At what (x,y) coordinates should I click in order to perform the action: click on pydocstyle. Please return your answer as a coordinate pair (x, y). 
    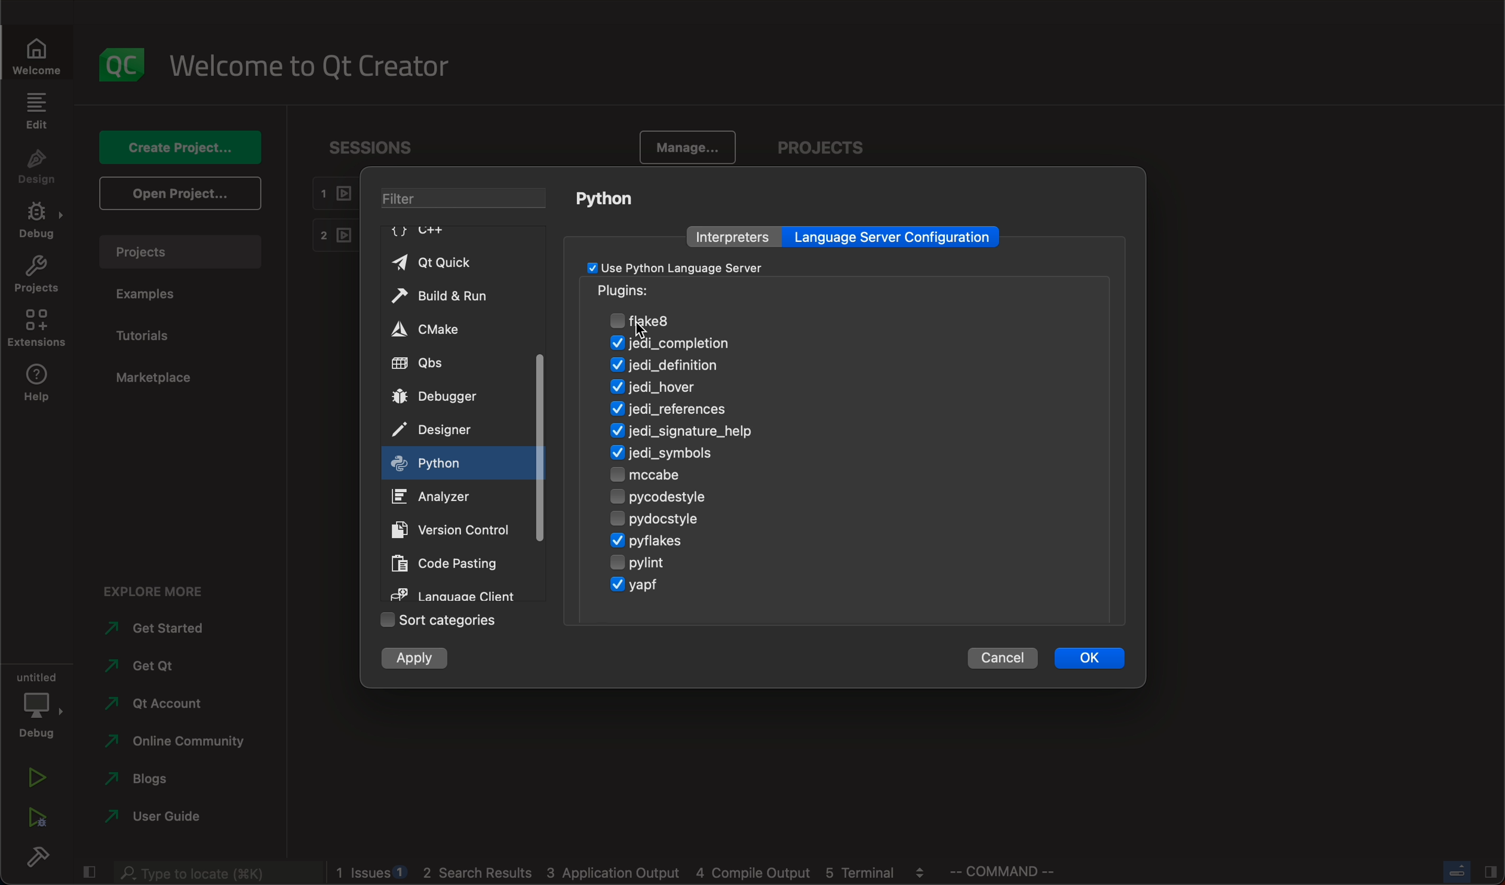
    Looking at the image, I should click on (659, 520).